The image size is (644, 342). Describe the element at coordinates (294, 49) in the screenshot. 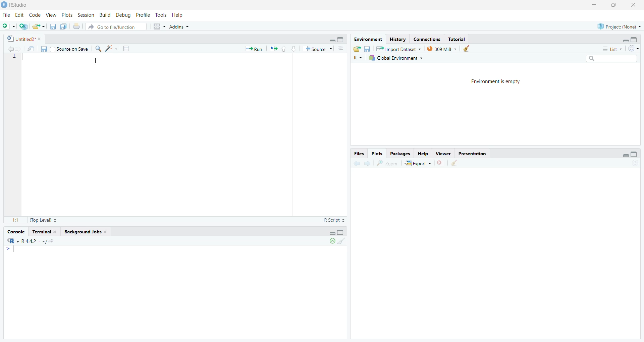

I see `downward` at that location.